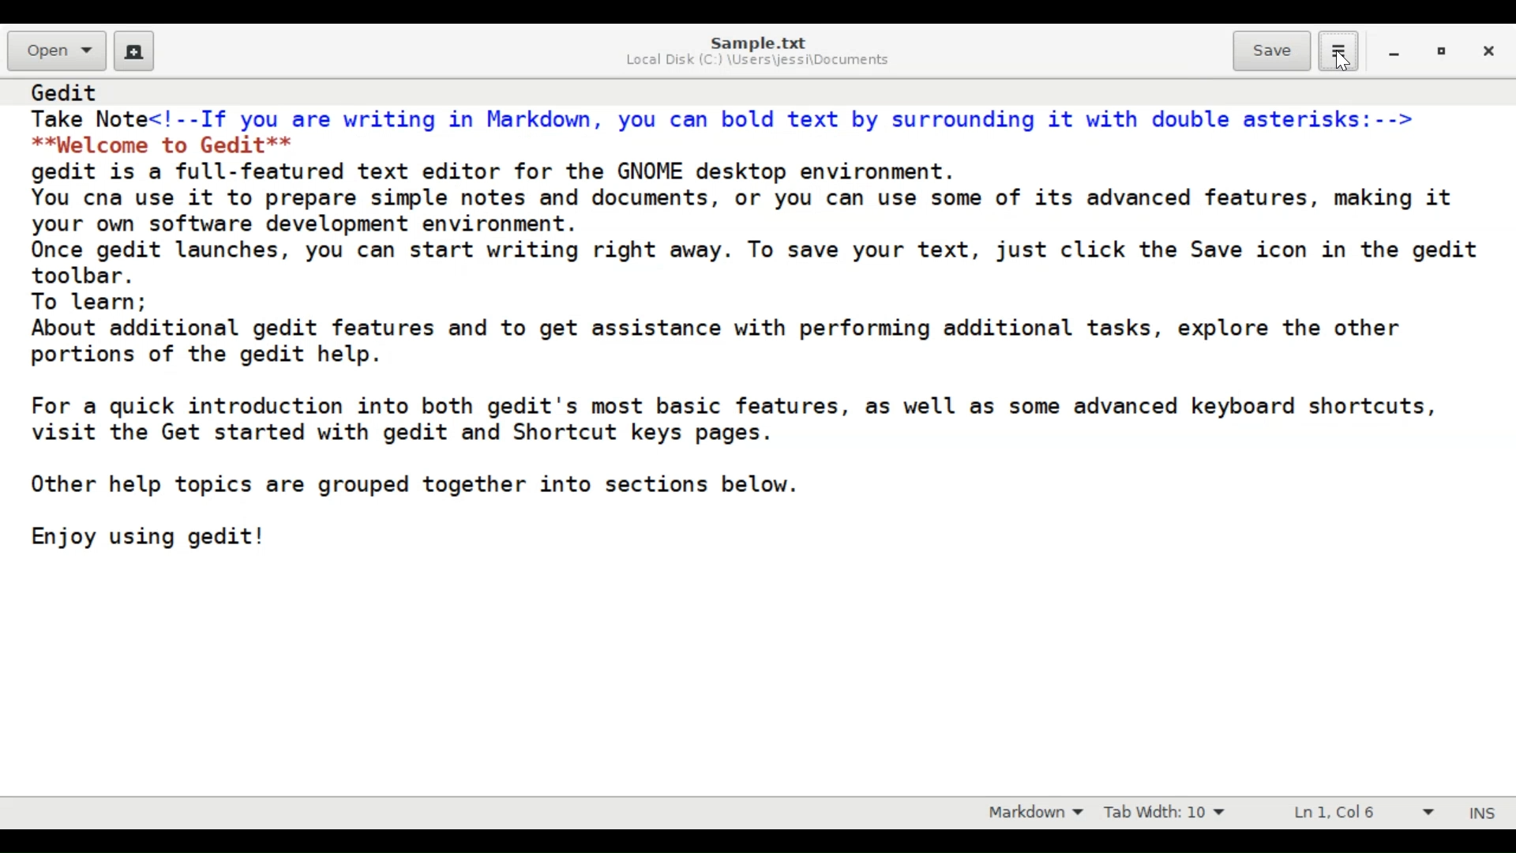 This screenshot has height=853, width=1516. What do you see at coordinates (1036, 812) in the screenshot?
I see `Highlight mode: Markdown` at bounding box center [1036, 812].